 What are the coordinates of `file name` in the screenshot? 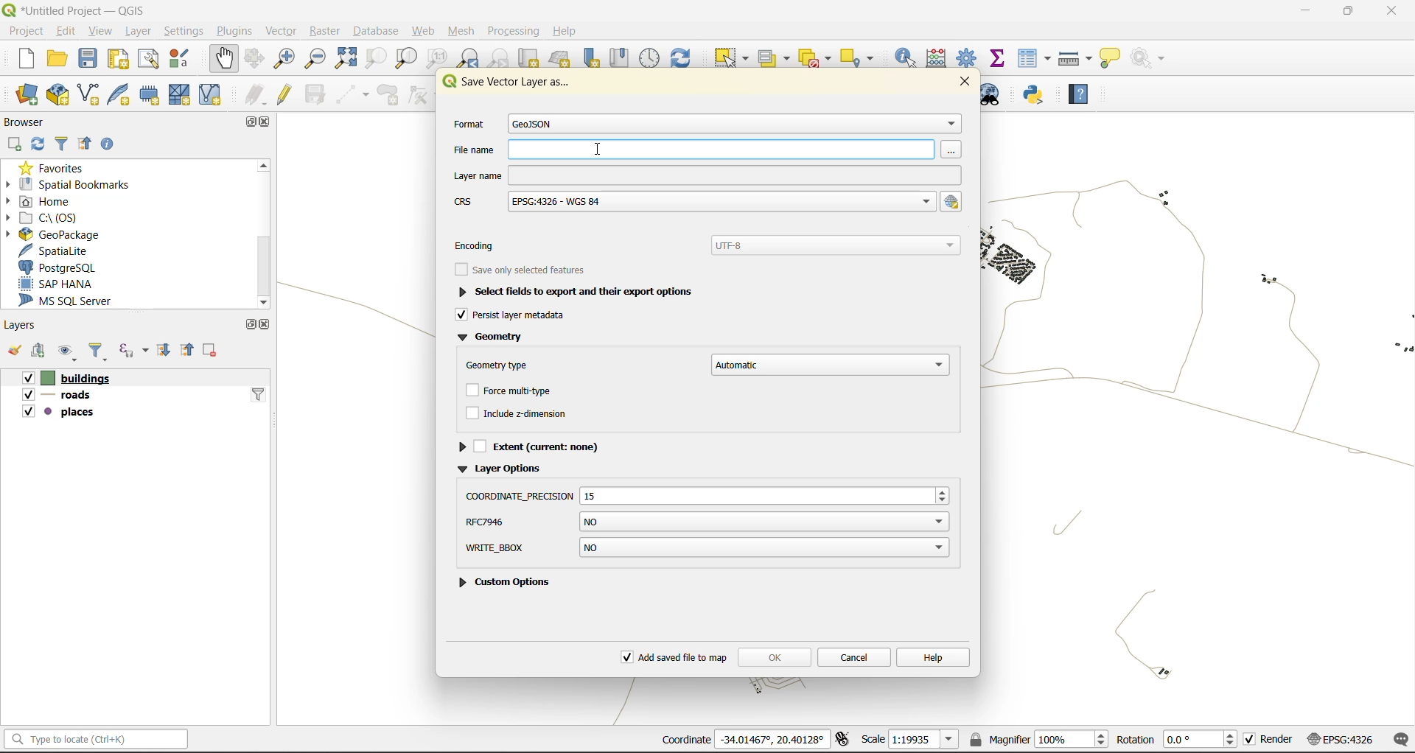 It's located at (706, 149).